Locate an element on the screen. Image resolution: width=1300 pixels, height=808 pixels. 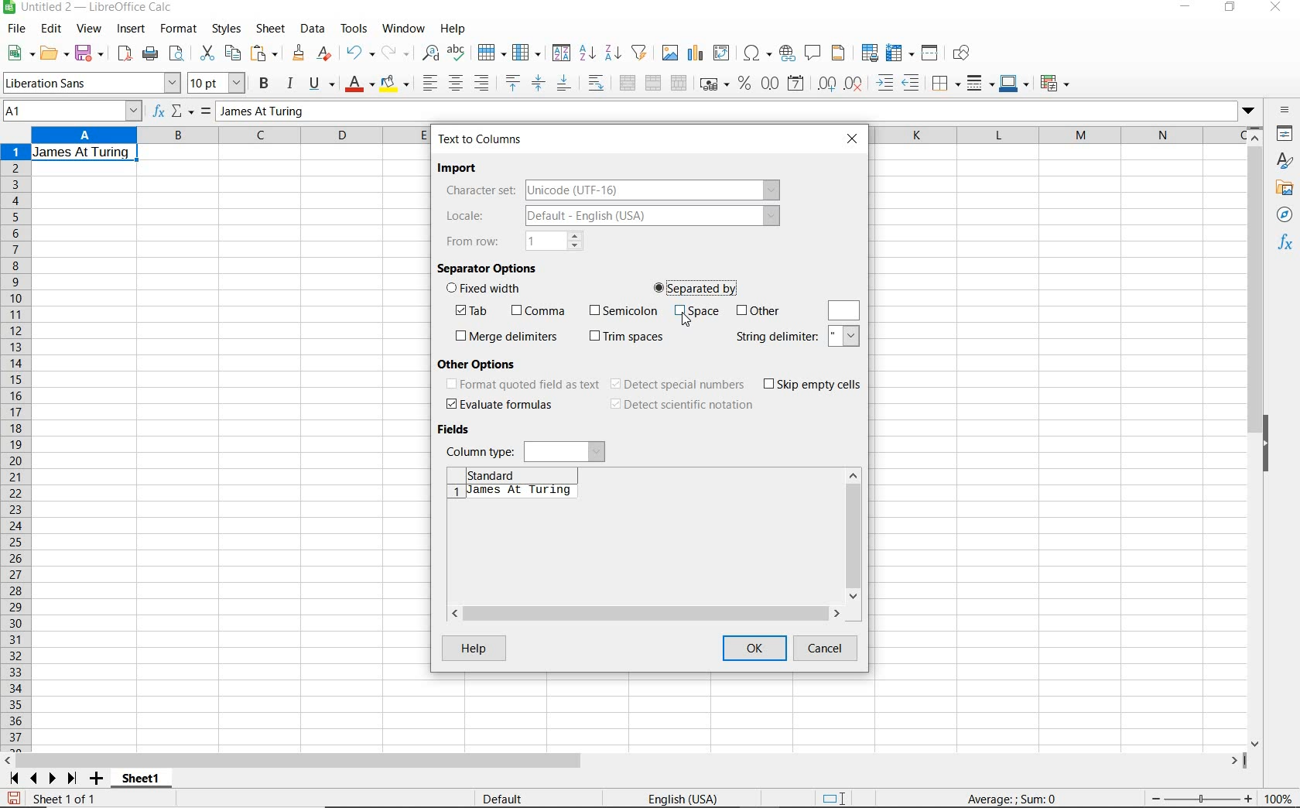
zoom out or zoom in is located at coordinates (1200, 797).